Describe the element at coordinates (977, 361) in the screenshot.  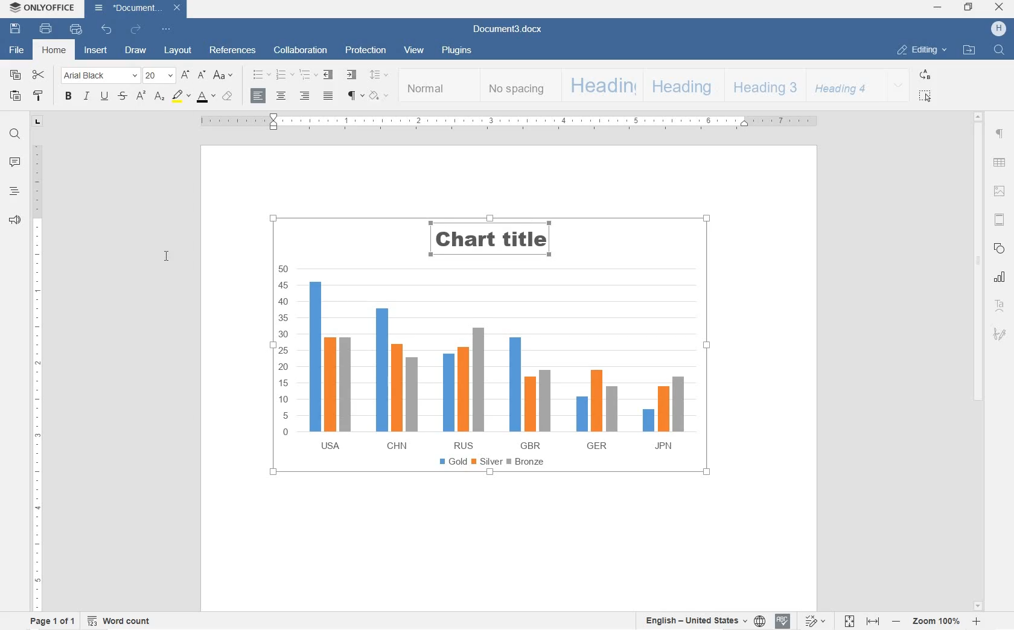
I see `SCROLLBAR` at that location.